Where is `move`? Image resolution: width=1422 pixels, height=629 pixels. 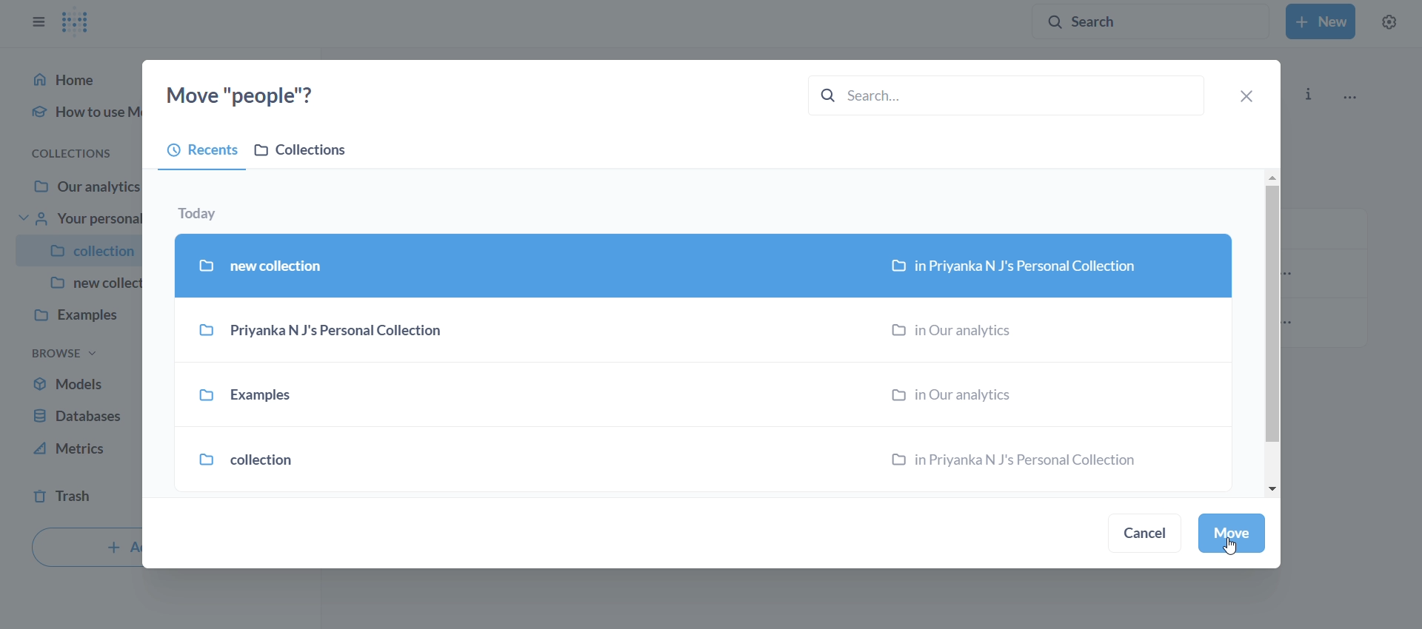
move is located at coordinates (1233, 533).